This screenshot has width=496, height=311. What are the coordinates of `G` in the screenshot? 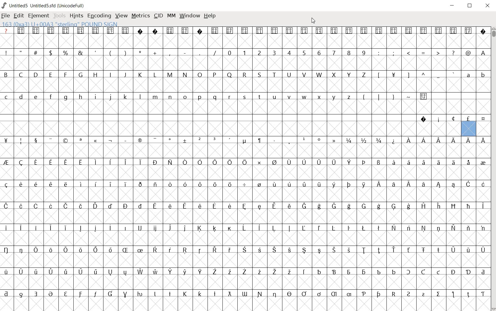 It's located at (80, 75).